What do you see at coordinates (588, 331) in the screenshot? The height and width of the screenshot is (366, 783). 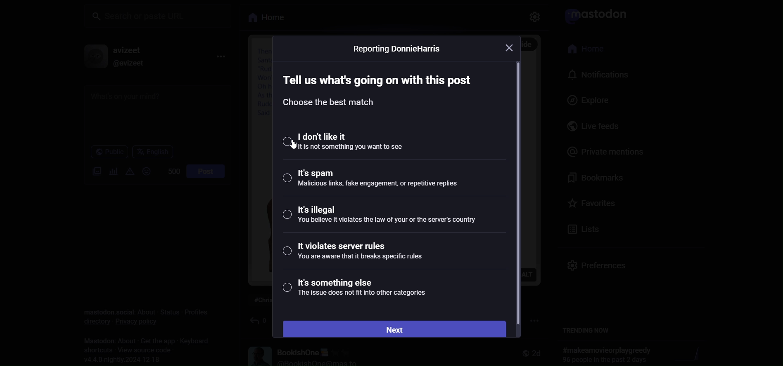 I see `trending now` at bounding box center [588, 331].